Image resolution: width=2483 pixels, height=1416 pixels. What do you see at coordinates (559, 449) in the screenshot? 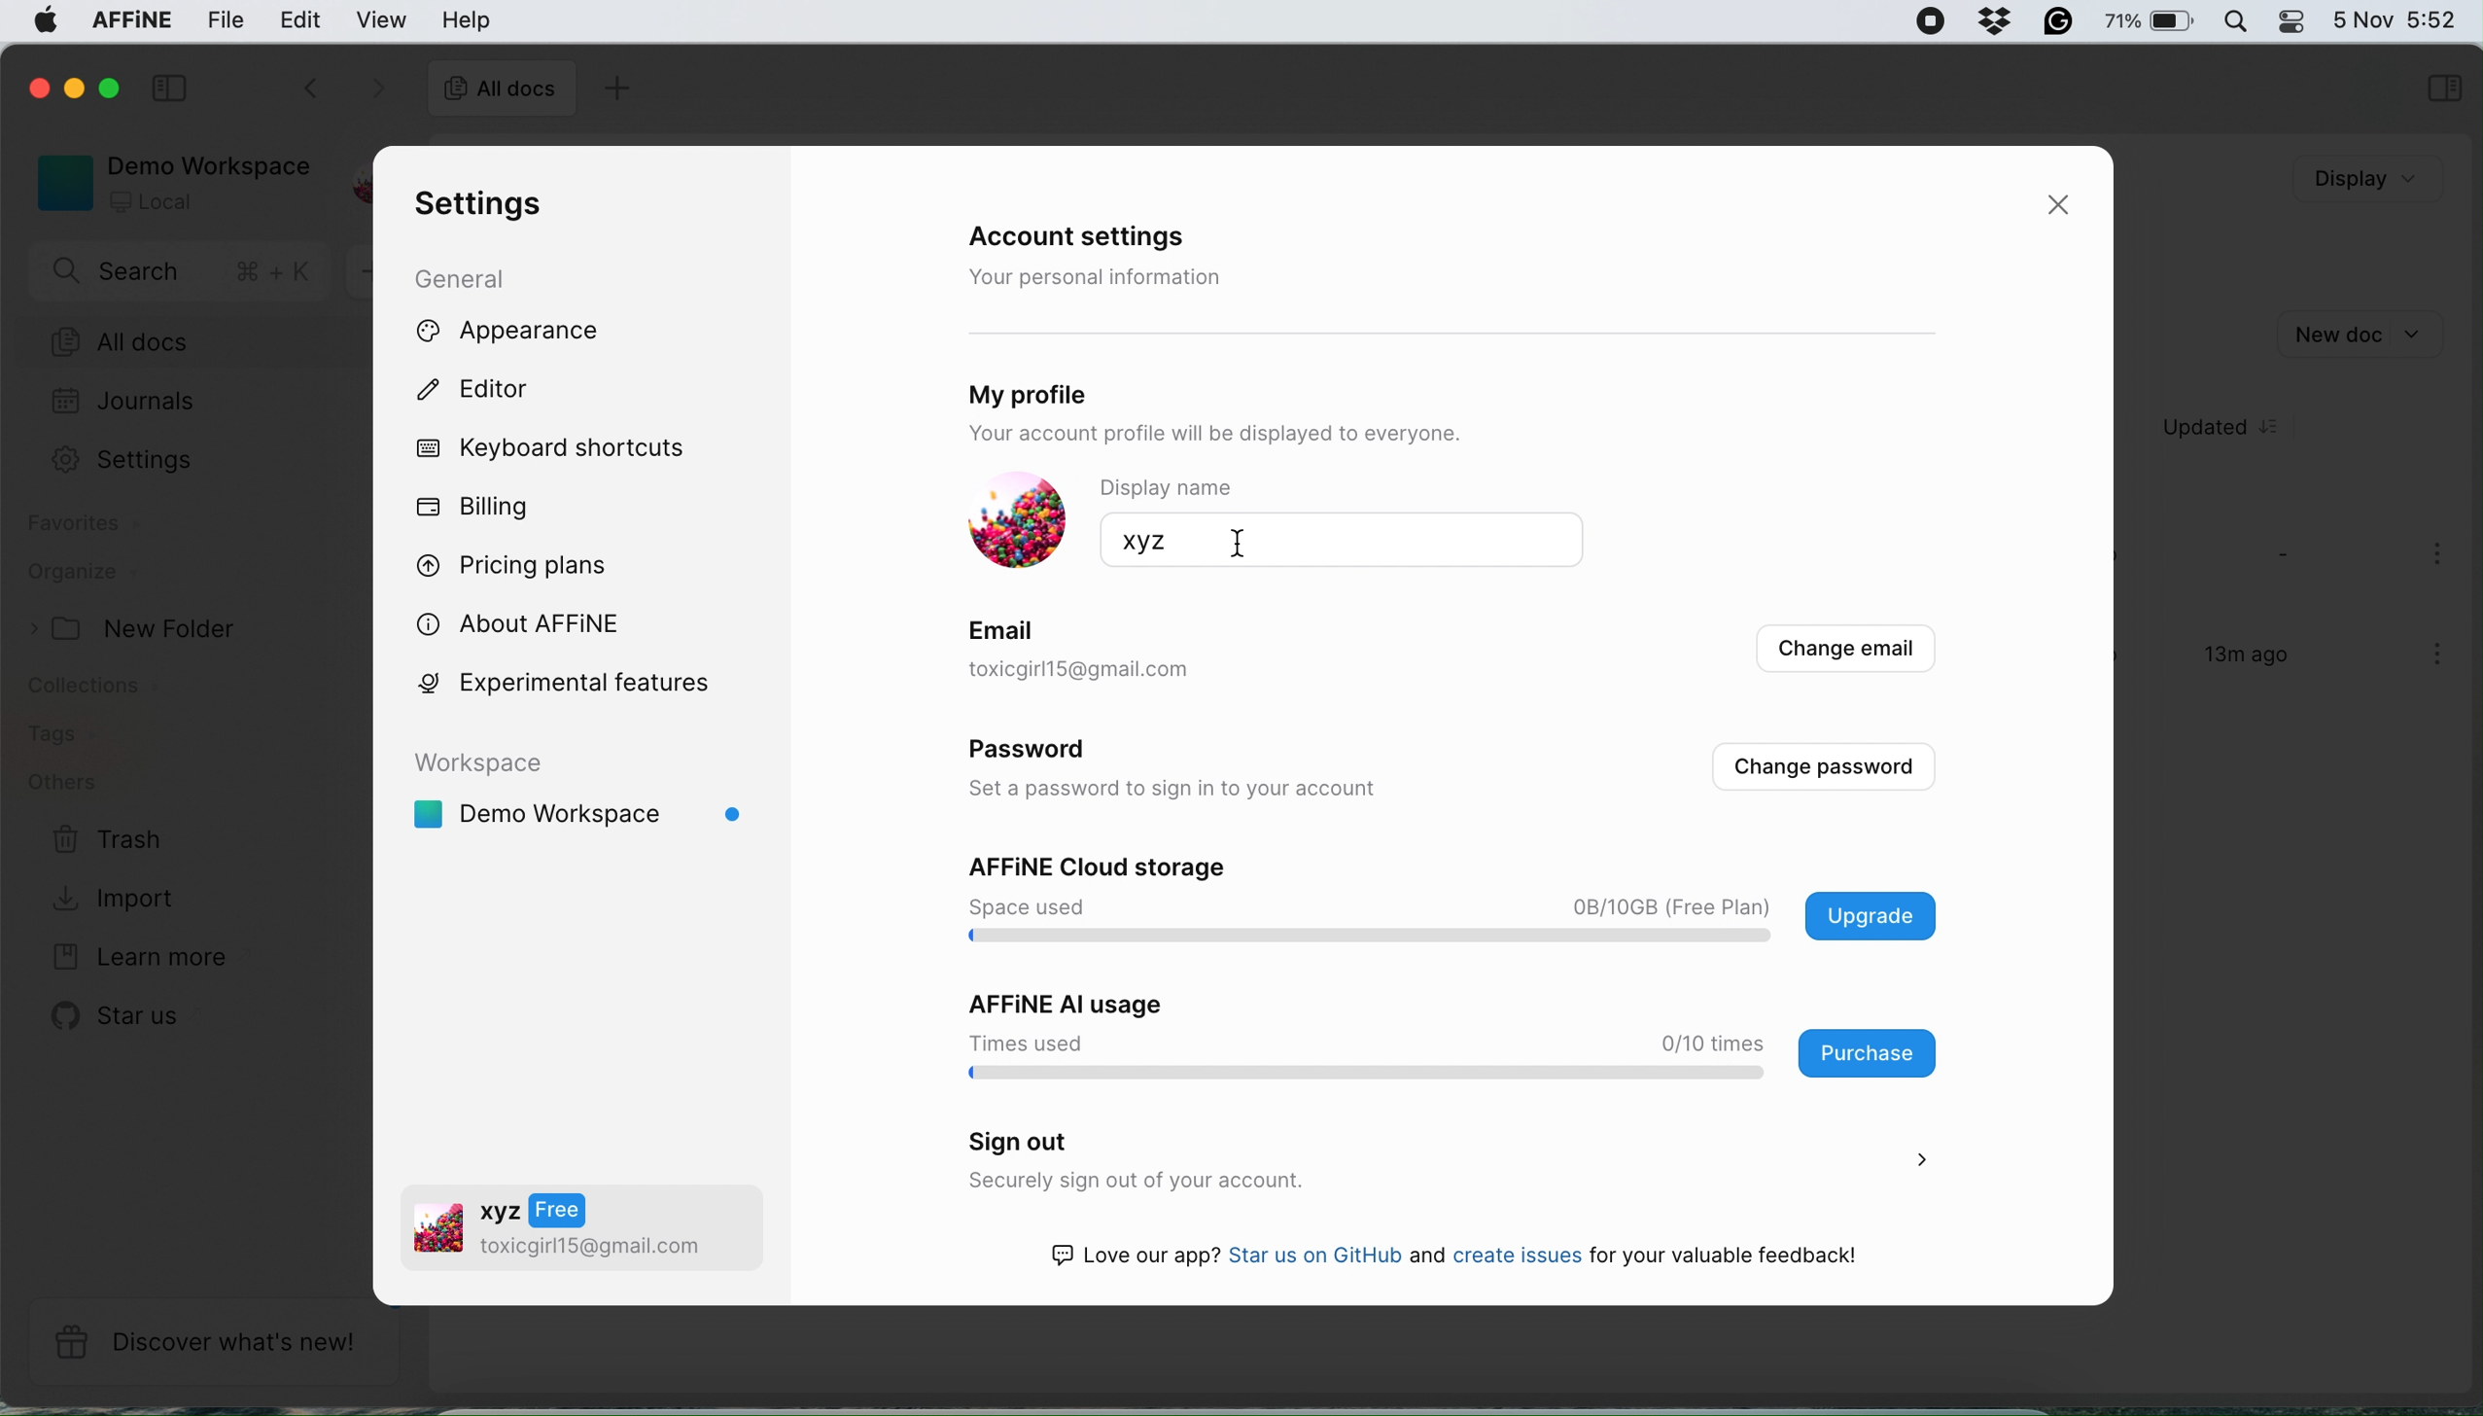
I see `keyboard shortcuts` at bounding box center [559, 449].